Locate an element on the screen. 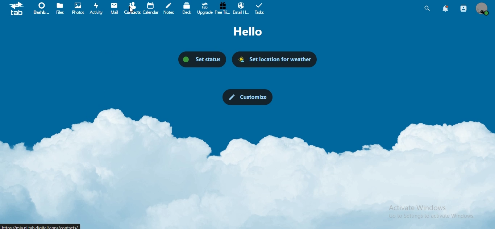 The height and width of the screenshot is (229, 495). deck is located at coordinates (187, 8).